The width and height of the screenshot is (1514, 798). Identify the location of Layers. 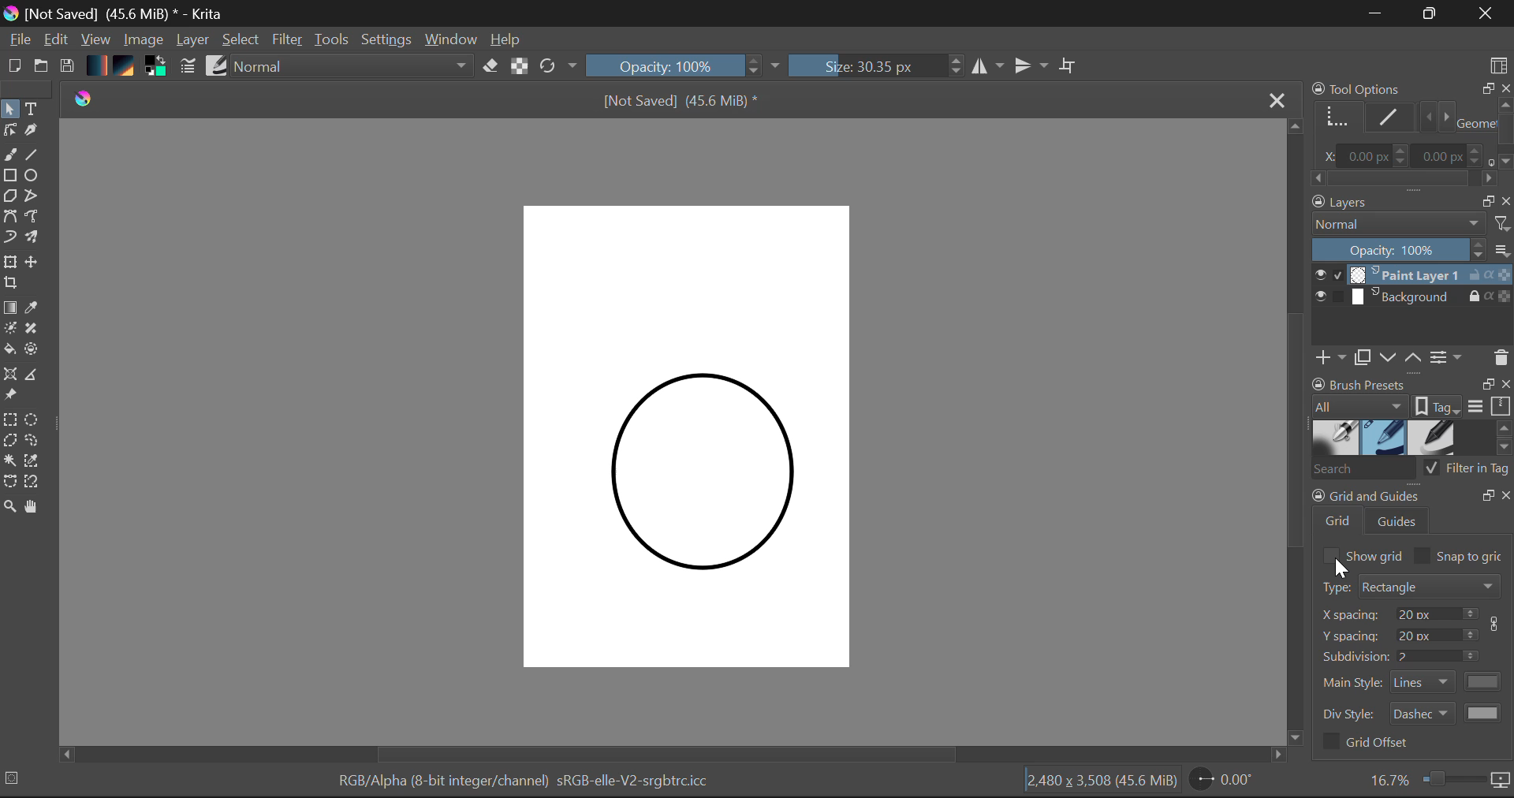
(1413, 288).